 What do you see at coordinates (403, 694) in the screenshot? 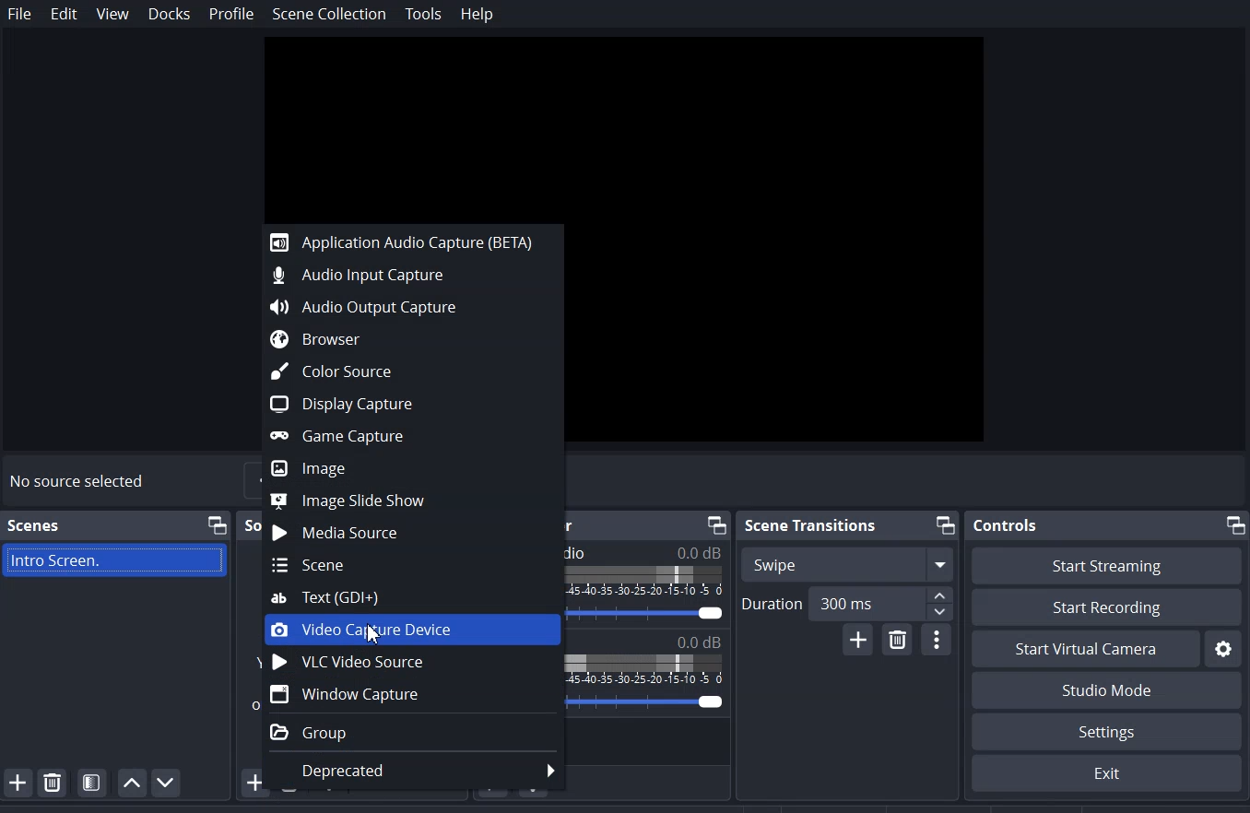
I see `Window Capture` at bounding box center [403, 694].